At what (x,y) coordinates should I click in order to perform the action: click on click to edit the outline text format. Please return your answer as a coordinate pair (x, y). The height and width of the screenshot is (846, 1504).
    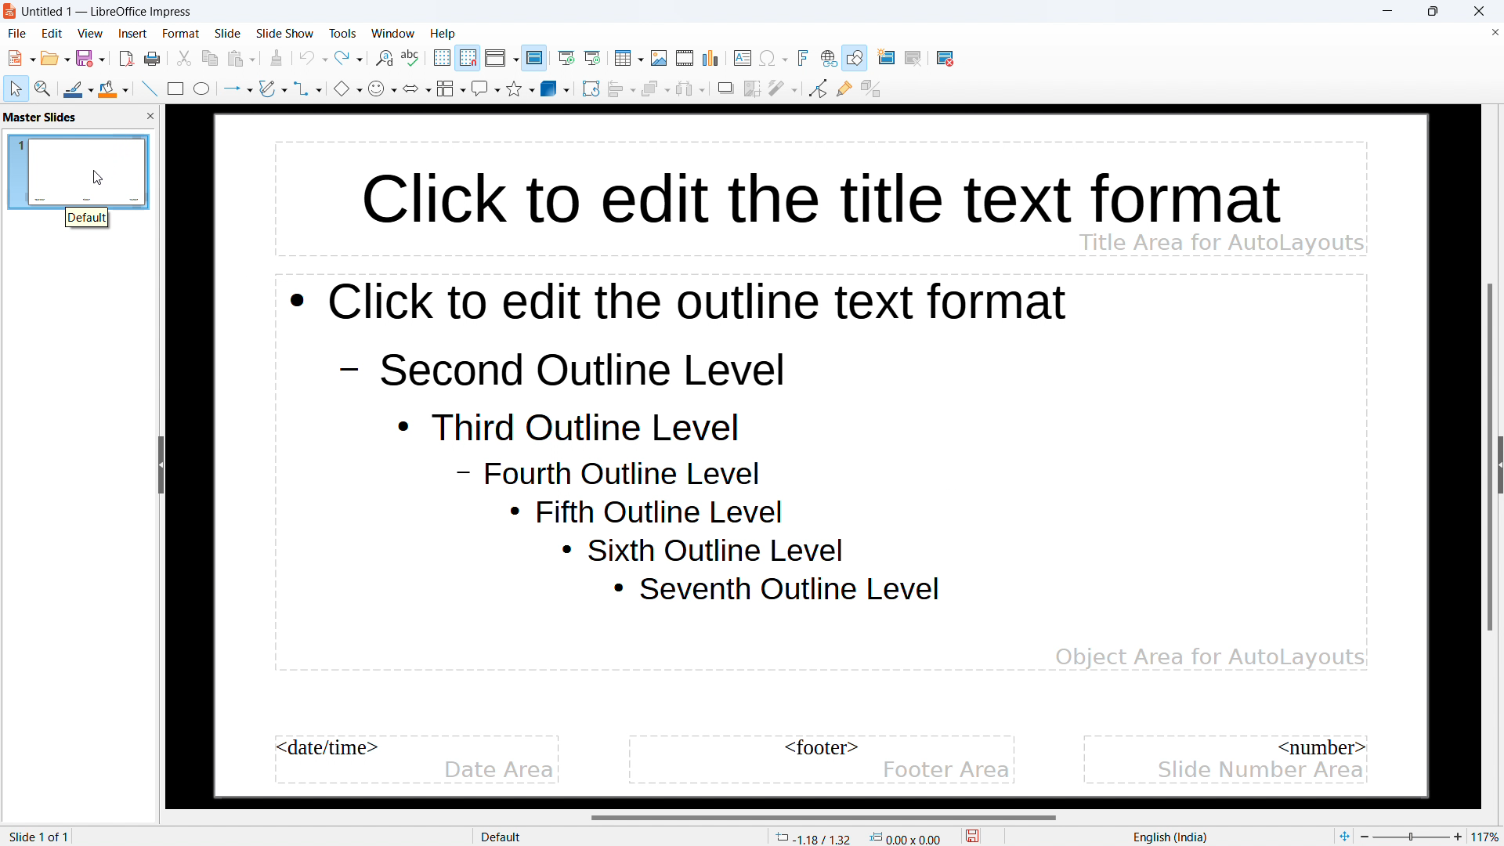
    Looking at the image, I should click on (685, 305).